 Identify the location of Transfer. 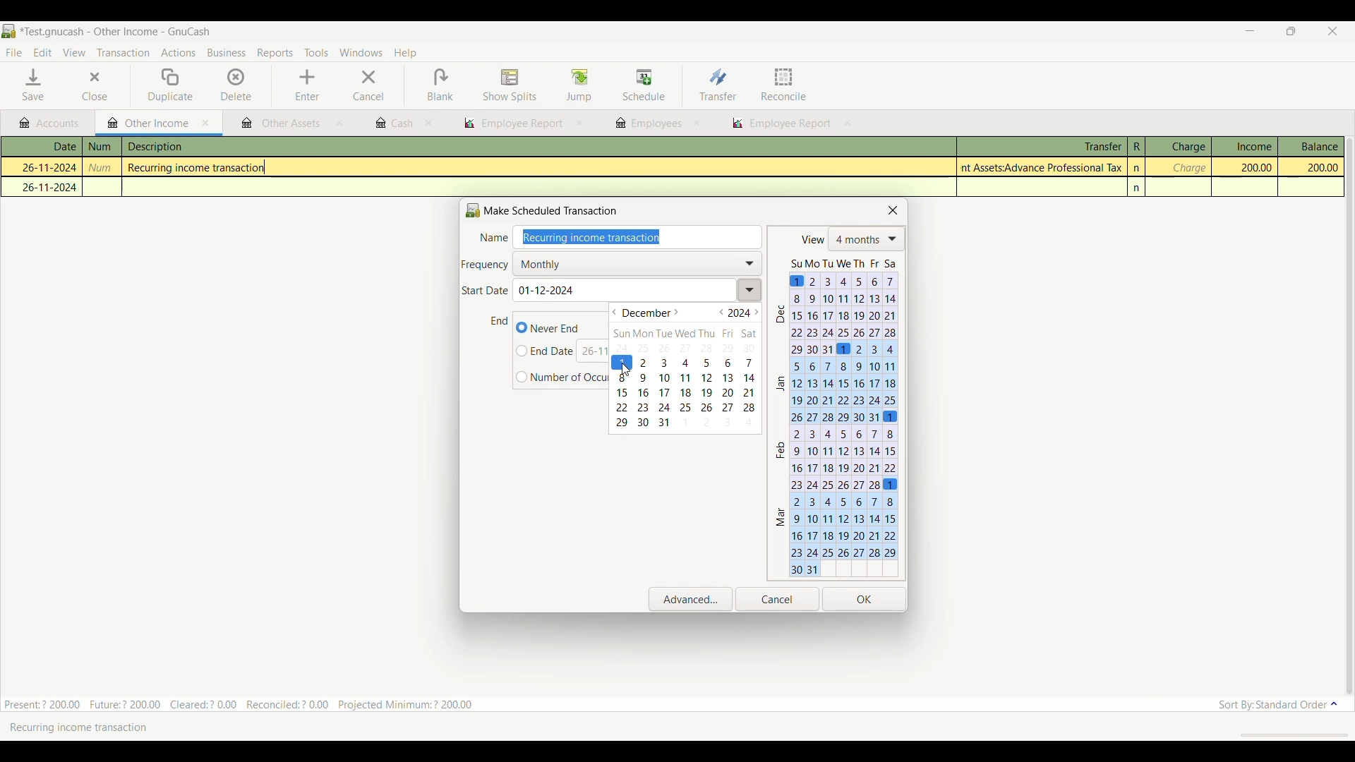
(718, 84).